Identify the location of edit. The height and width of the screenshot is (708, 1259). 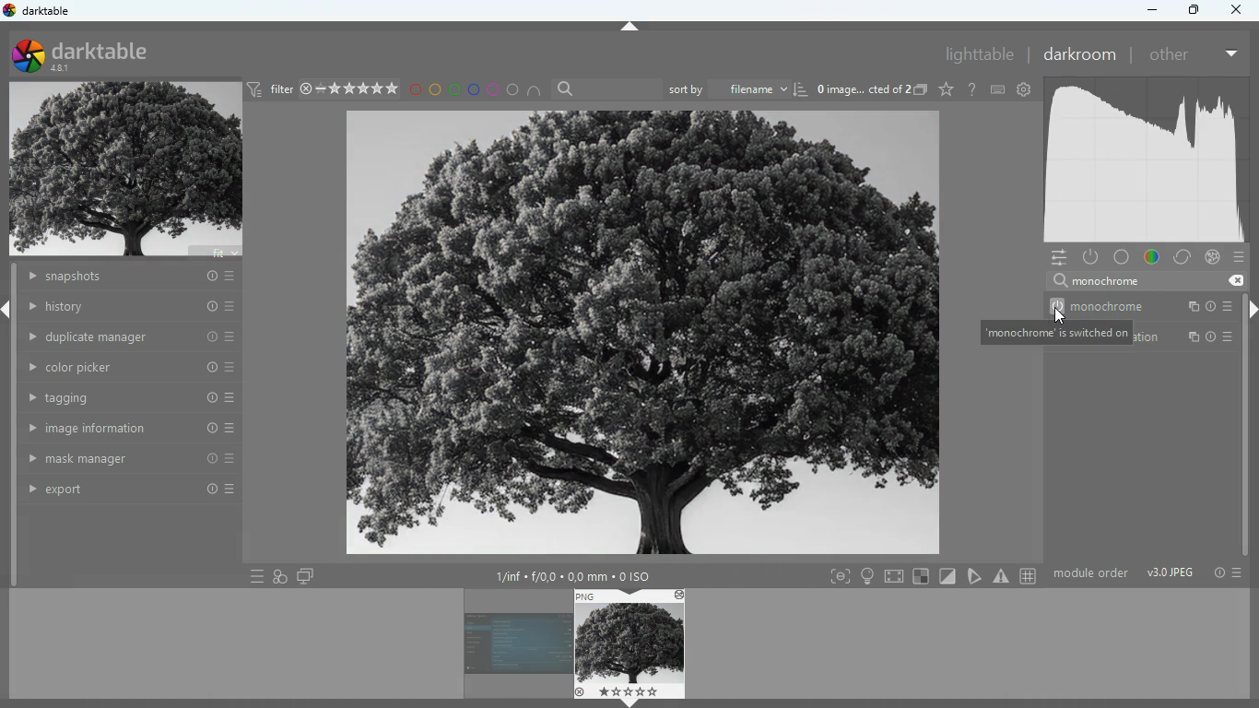
(976, 576).